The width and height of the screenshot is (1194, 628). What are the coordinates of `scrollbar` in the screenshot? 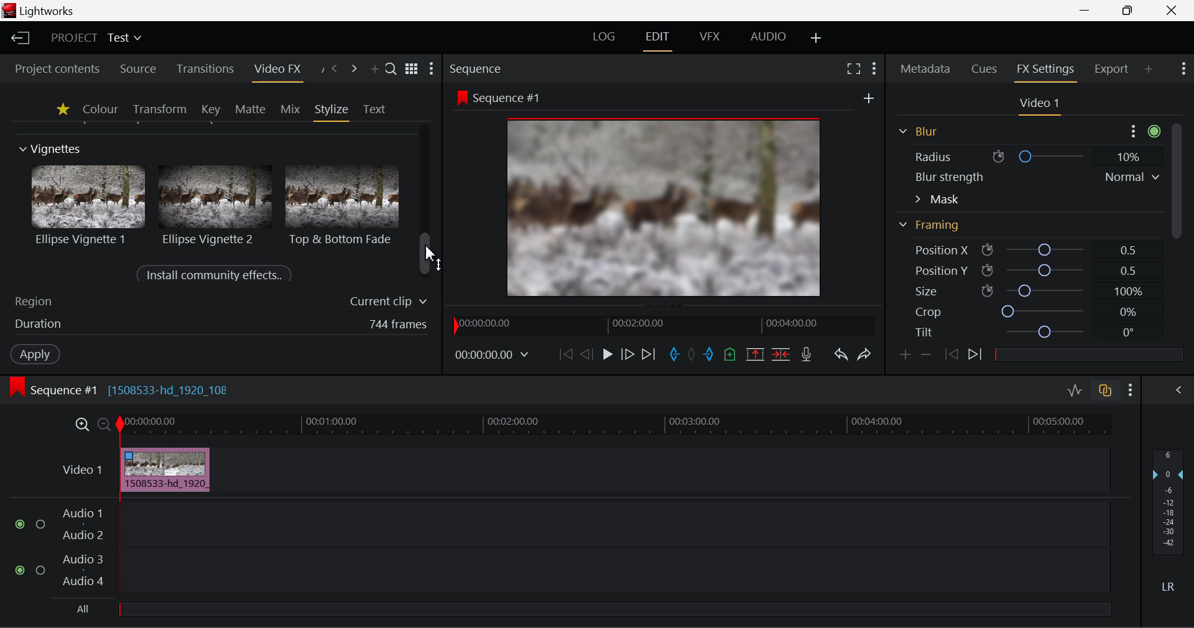 It's located at (427, 254).